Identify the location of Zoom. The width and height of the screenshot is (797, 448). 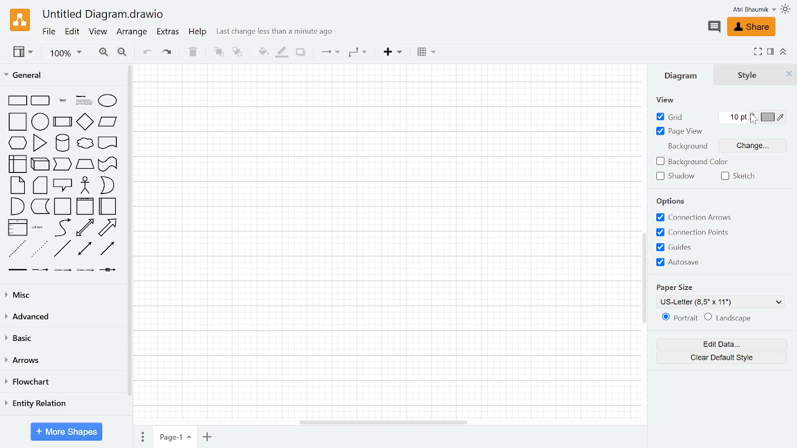
(65, 54).